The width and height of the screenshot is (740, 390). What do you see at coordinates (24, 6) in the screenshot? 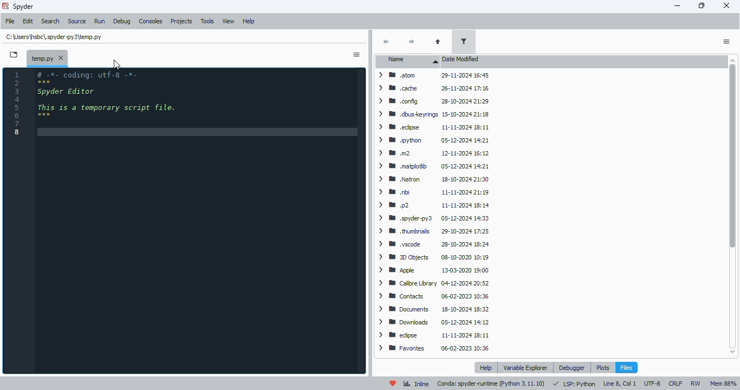
I see `spyder` at bounding box center [24, 6].